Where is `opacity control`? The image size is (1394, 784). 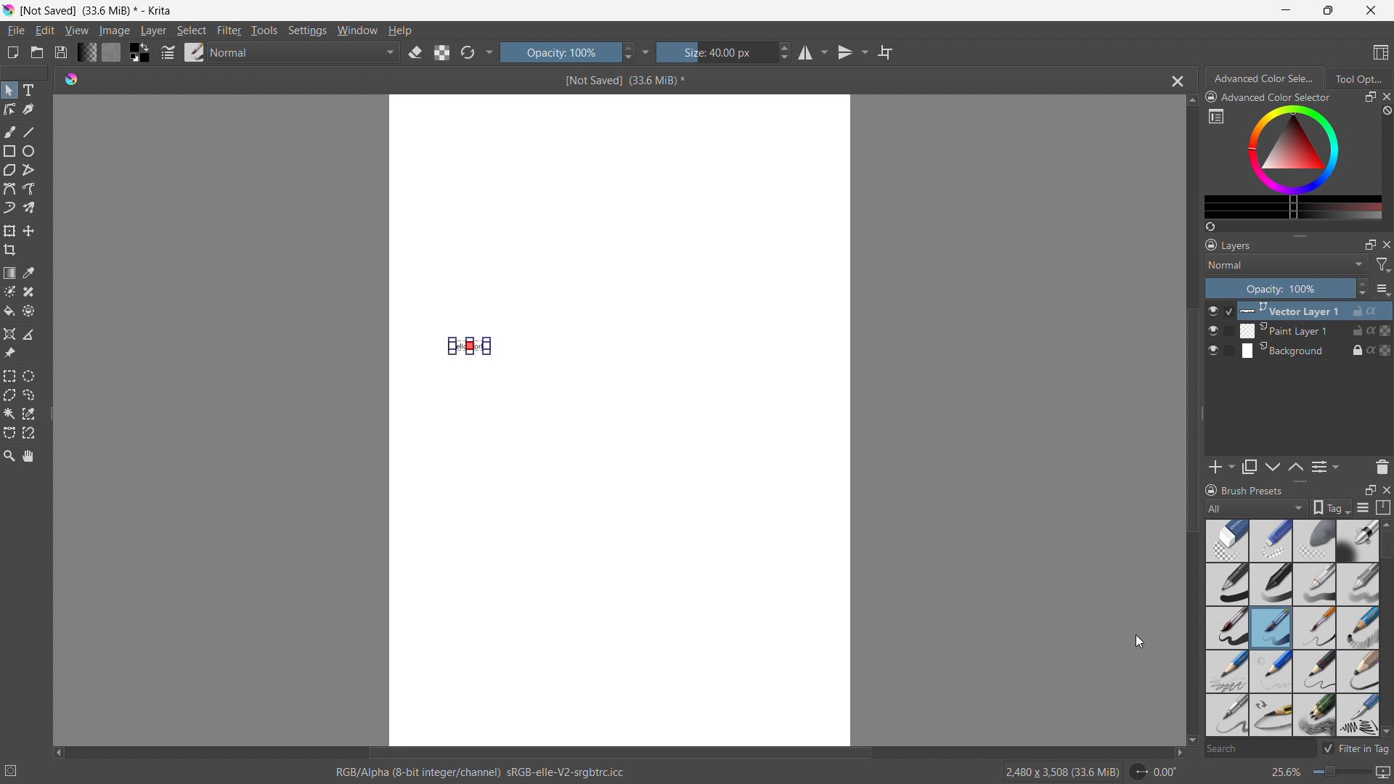
opacity control is located at coordinates (567, 52).